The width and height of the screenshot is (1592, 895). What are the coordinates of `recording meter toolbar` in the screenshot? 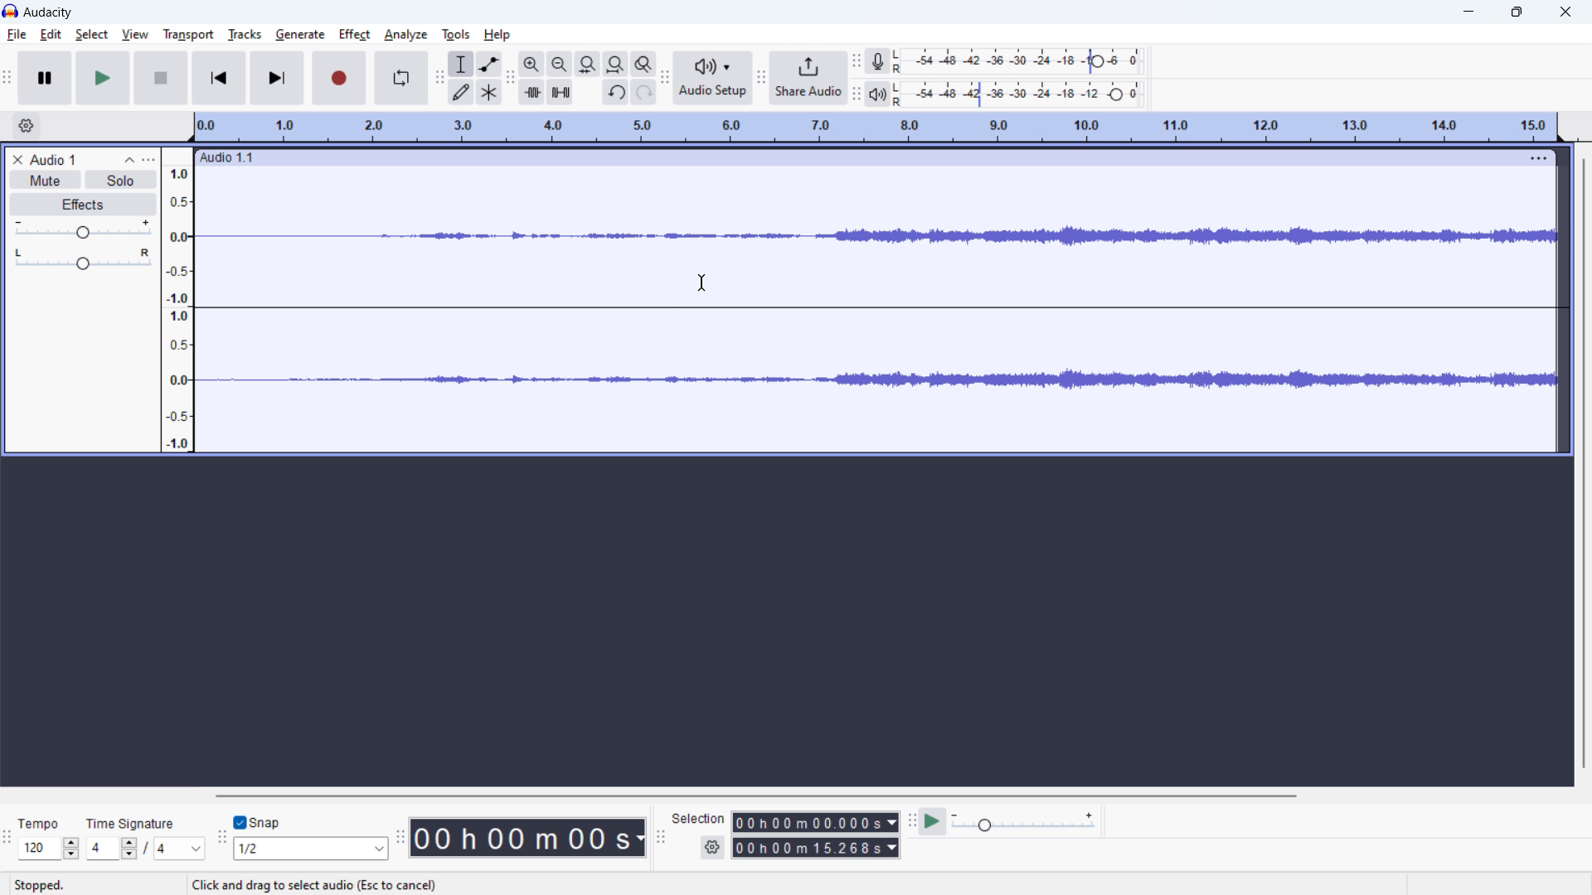 It's located at (857, 61).